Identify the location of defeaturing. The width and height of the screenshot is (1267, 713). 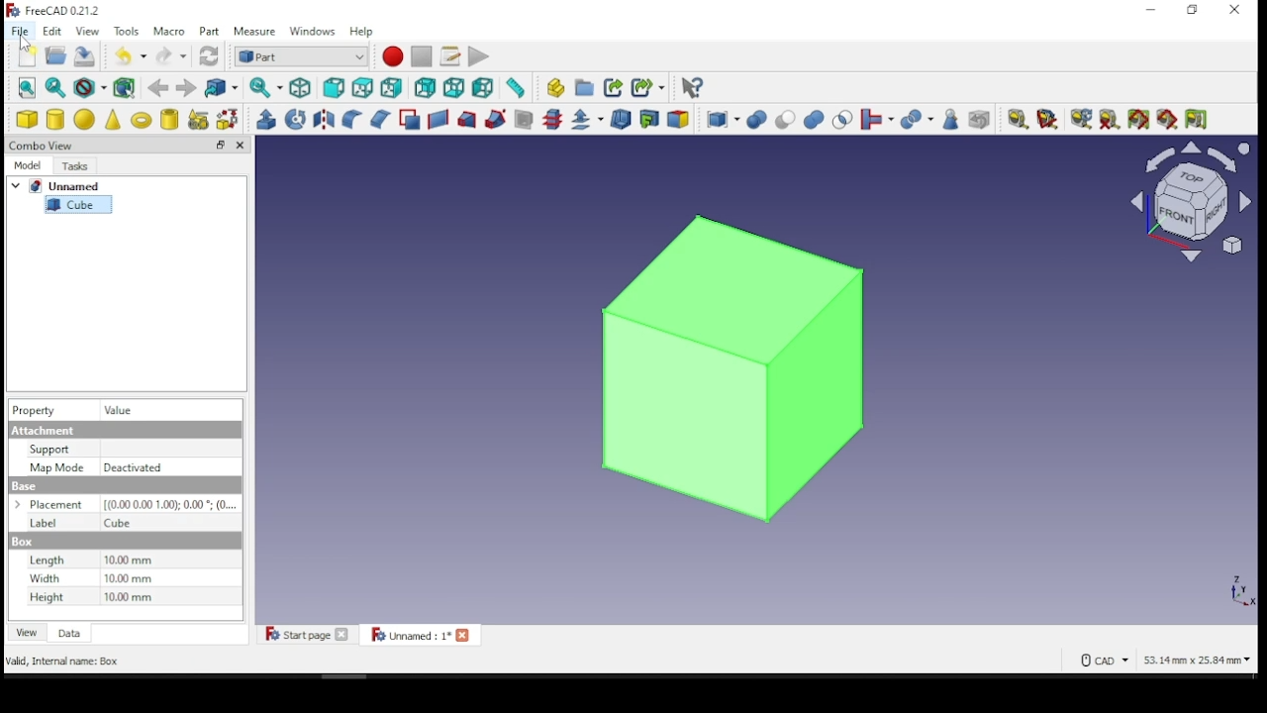
(980, 120).